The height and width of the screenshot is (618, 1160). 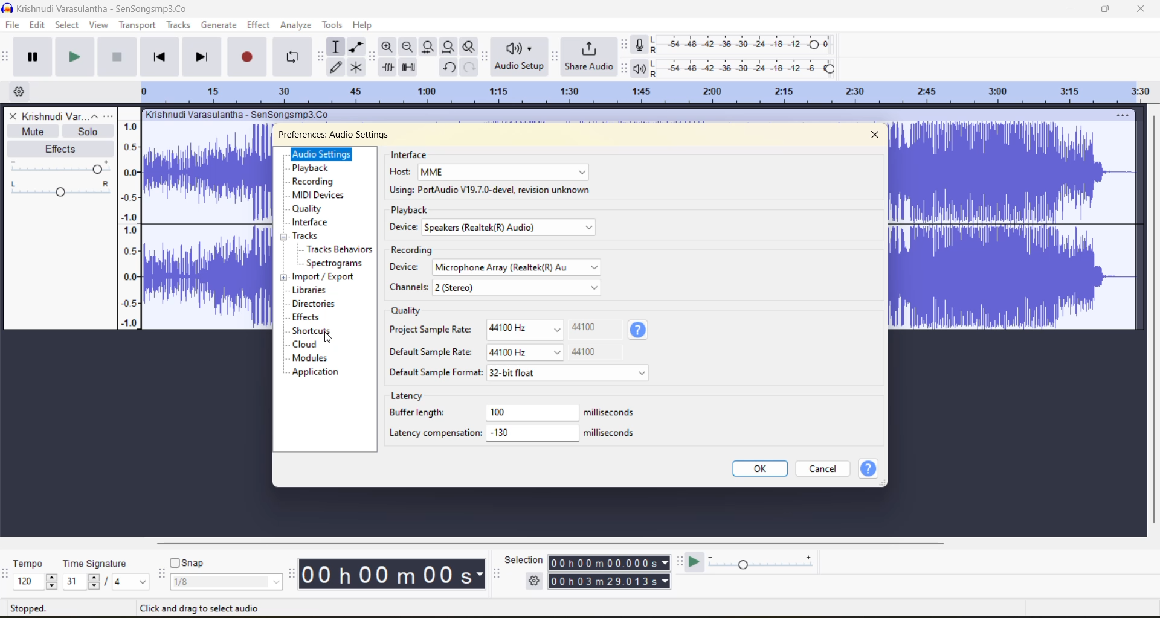 What do you see at coordinates (319, 57) in the screenshot?
I see `tools toolbar` at bounding box center [319, 57].